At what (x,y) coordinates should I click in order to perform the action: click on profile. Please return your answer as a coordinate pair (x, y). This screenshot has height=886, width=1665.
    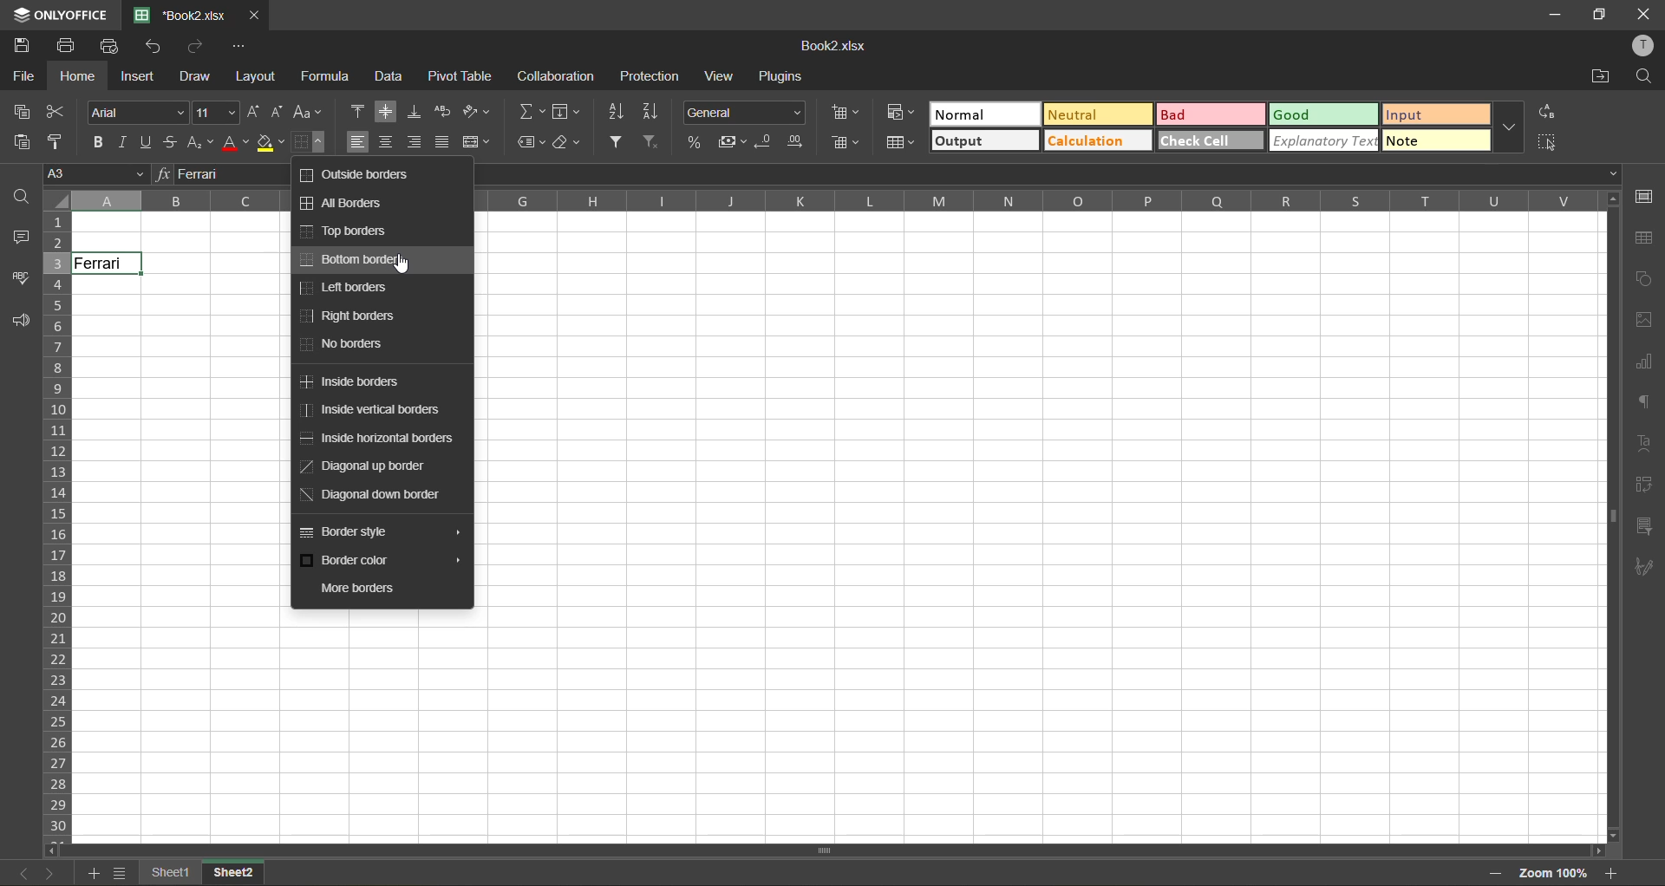
    Looking at the image, I should click on (1645, 47).